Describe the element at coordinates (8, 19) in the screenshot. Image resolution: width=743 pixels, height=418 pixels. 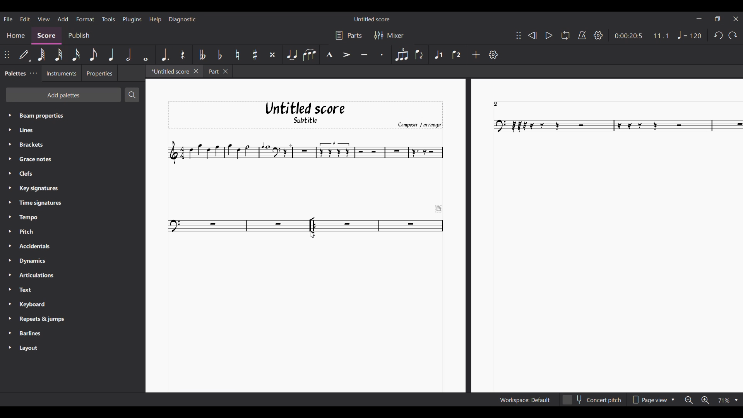
I see `File menu` at that location.